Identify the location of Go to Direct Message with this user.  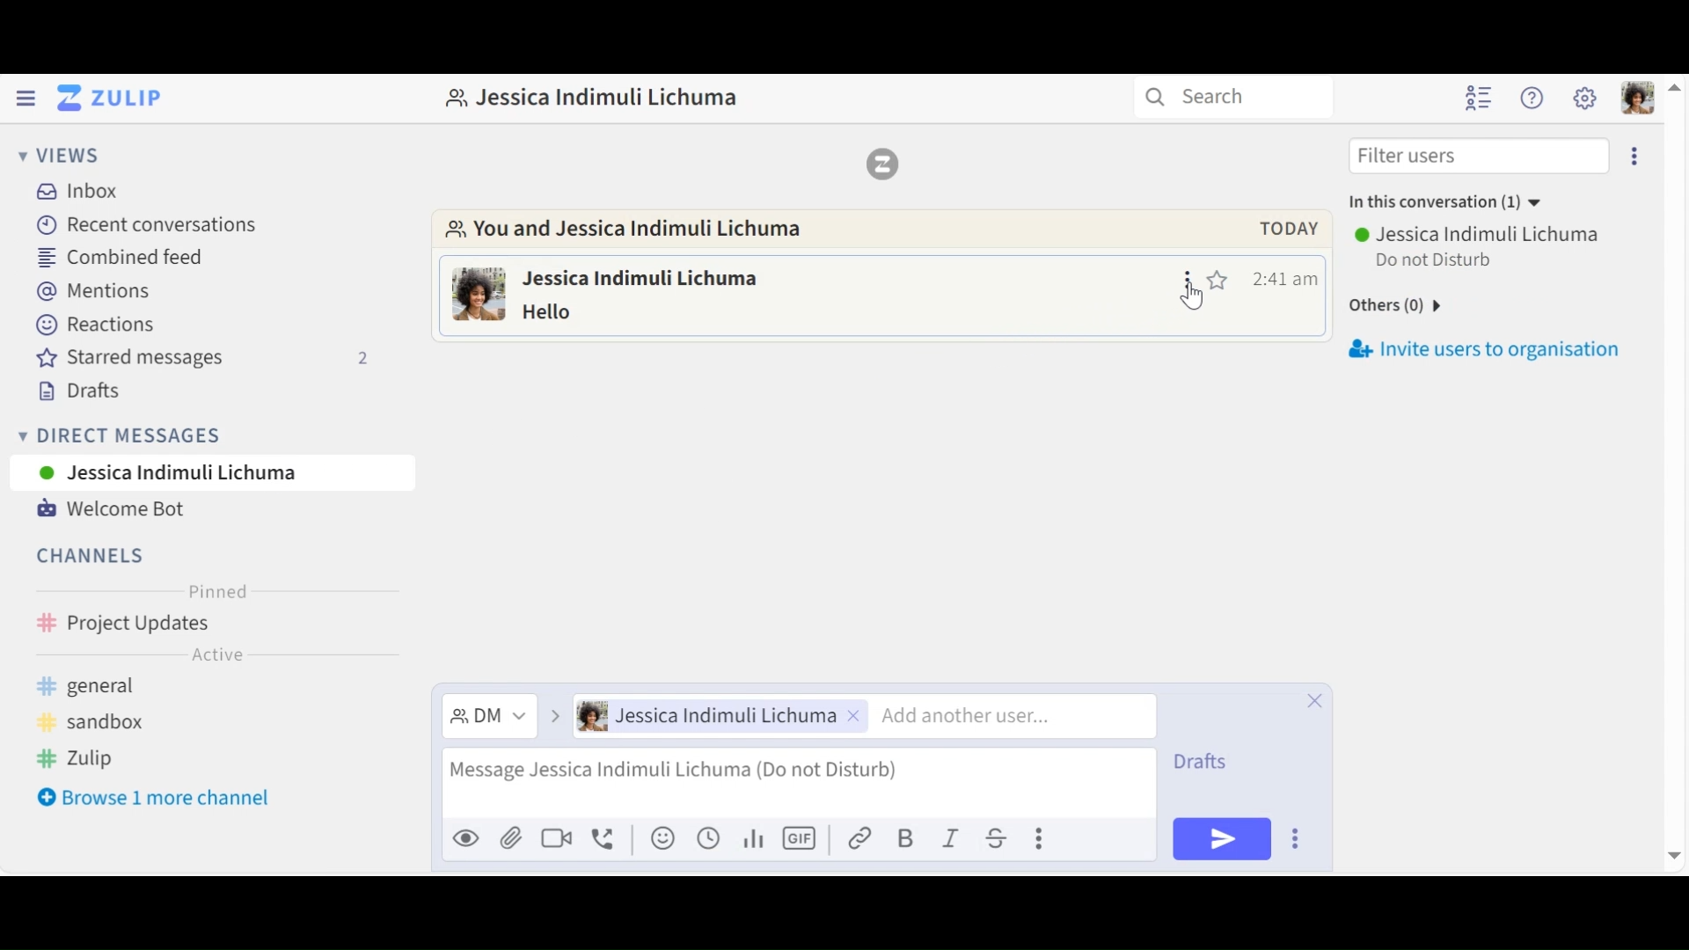
(637, 232).